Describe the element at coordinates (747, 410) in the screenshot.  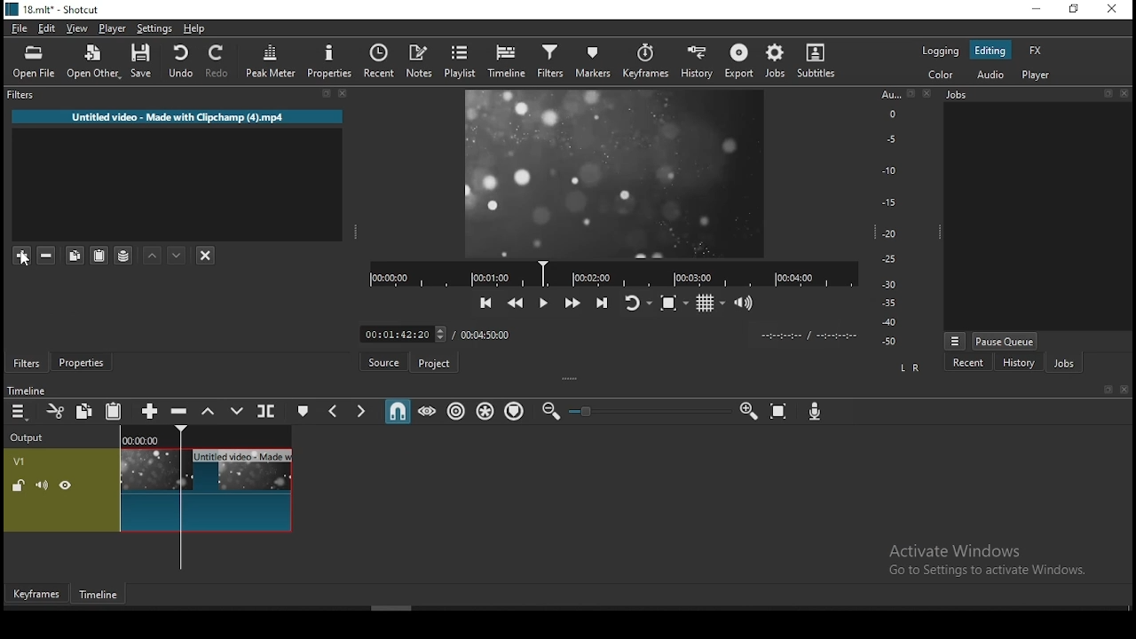
I see `zoom timeline in` at that location.